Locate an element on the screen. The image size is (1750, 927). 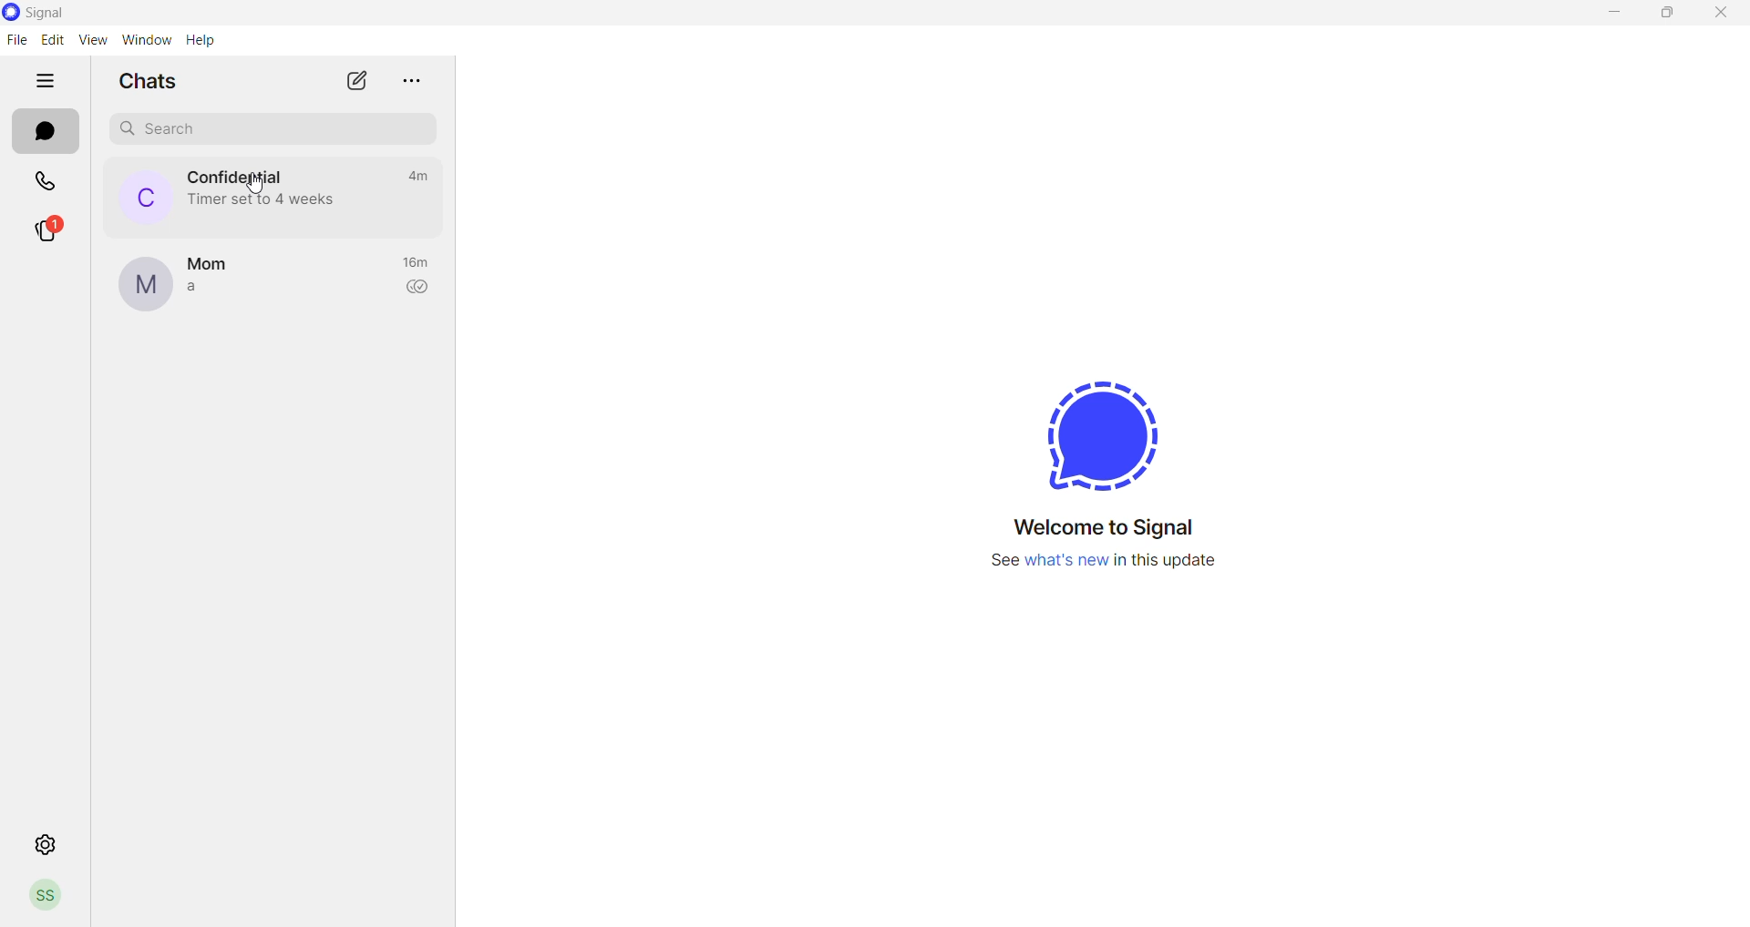
read recipient is located at coordinates (420, 290).